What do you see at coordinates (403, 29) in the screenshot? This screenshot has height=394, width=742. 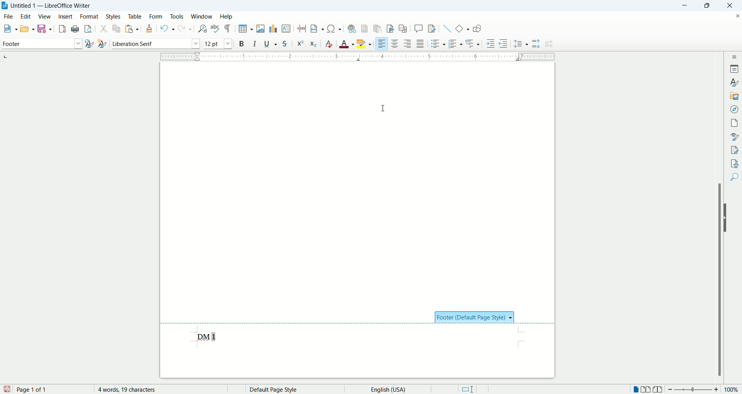 I see `insert cross references` at bounding box center [403, 29].